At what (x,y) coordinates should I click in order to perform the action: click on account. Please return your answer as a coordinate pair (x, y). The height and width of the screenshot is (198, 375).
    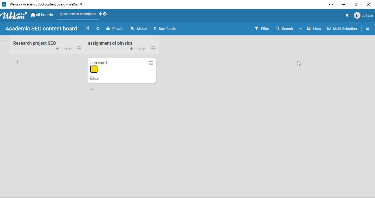
    Looking at the image, I should click on (363, 16).